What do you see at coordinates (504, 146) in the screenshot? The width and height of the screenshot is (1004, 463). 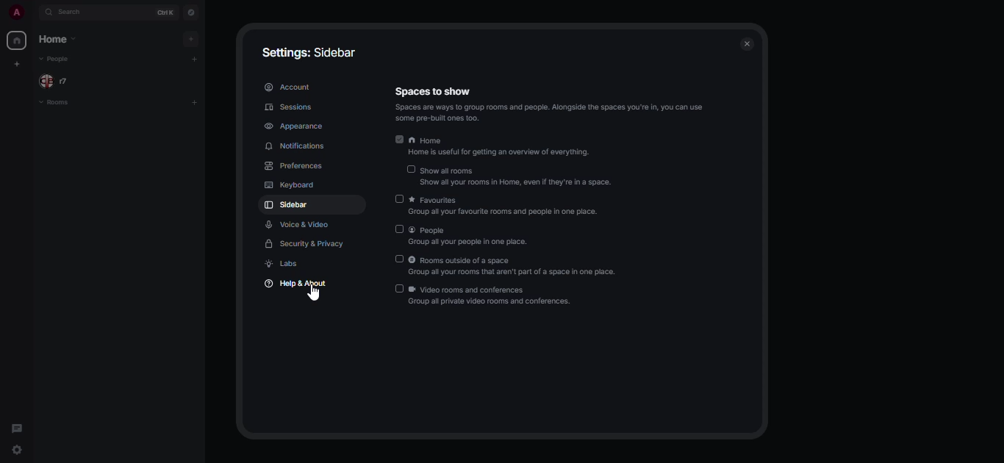 I see `home home is useful for getting an overview of everything` at bounding box center [504, 146].